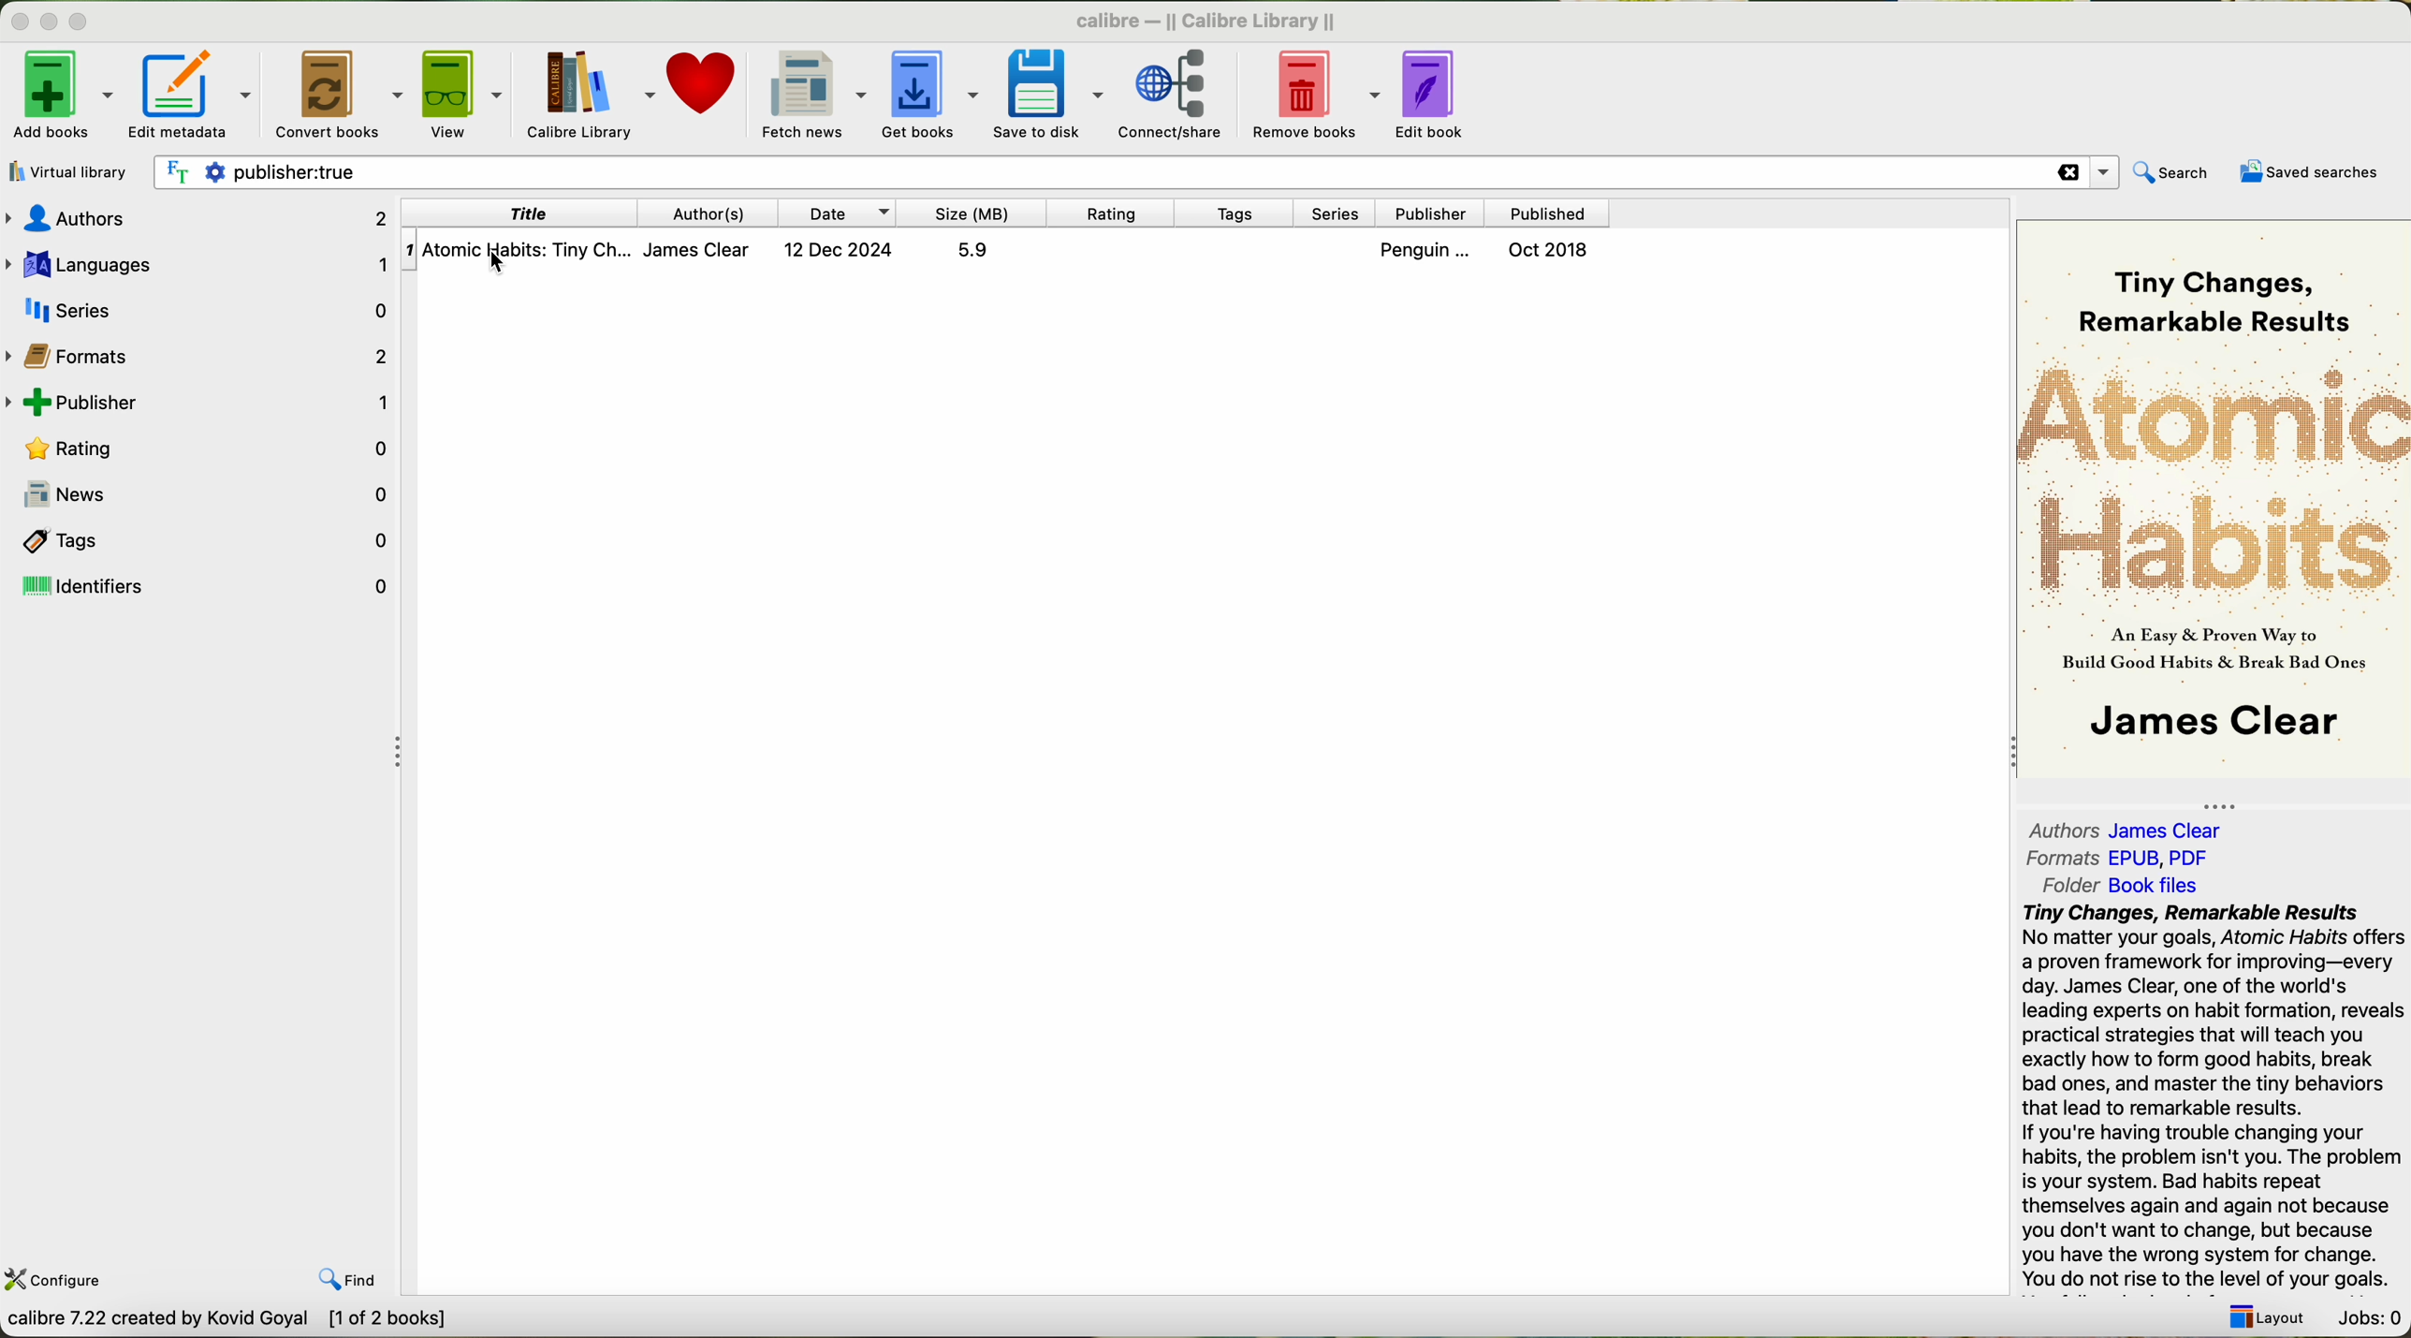 Image resolution: width=2411 pixels, height=1338 pixels. I want to click on click on the book, so click(1005, 253).